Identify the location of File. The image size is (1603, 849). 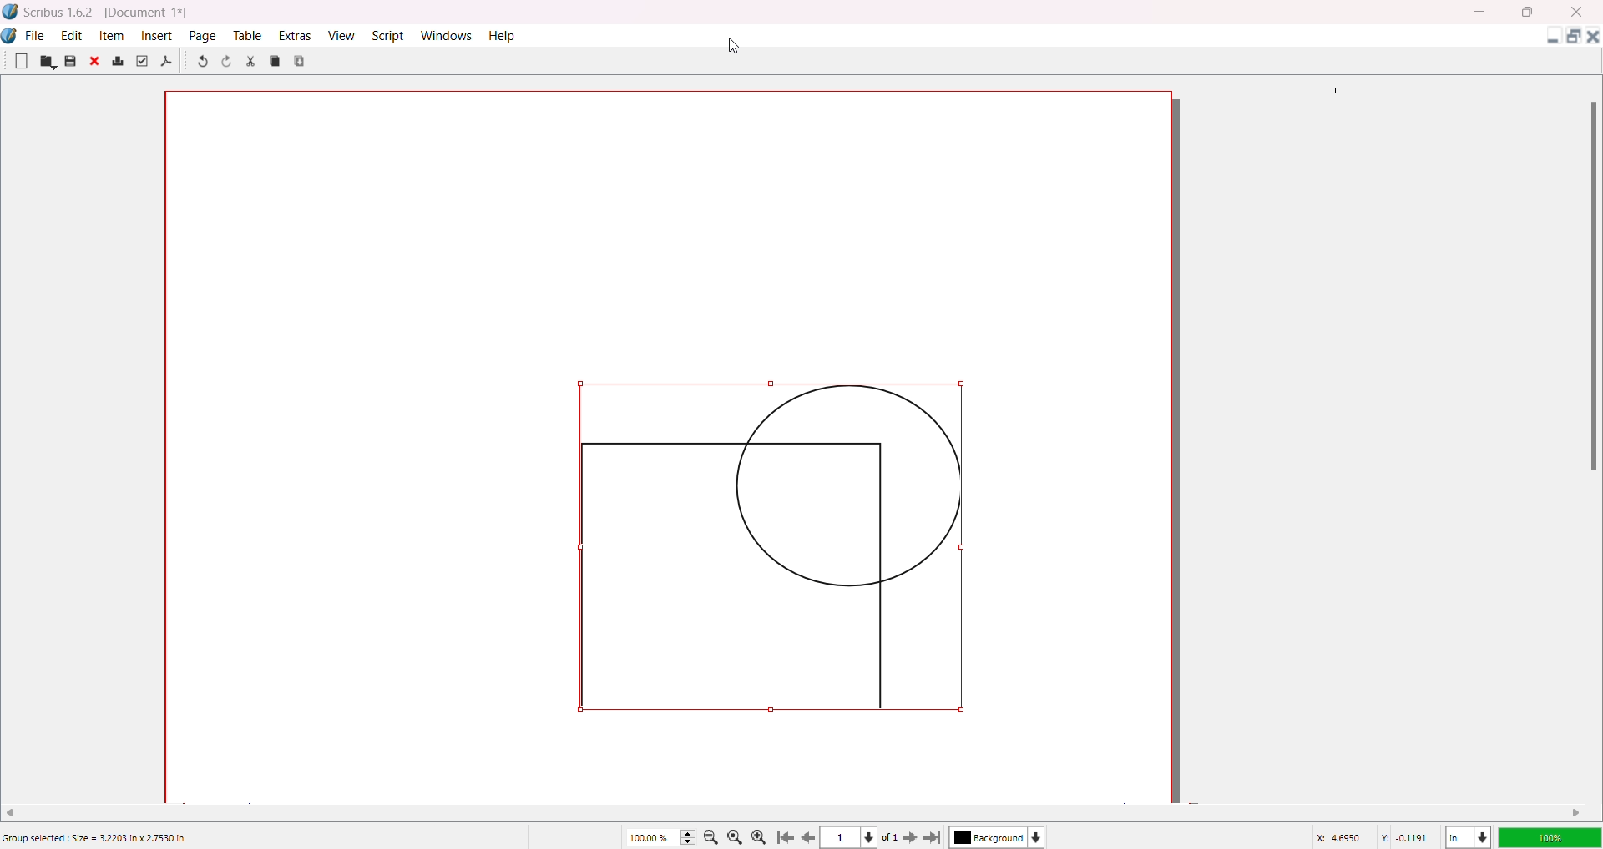
(36, 33).